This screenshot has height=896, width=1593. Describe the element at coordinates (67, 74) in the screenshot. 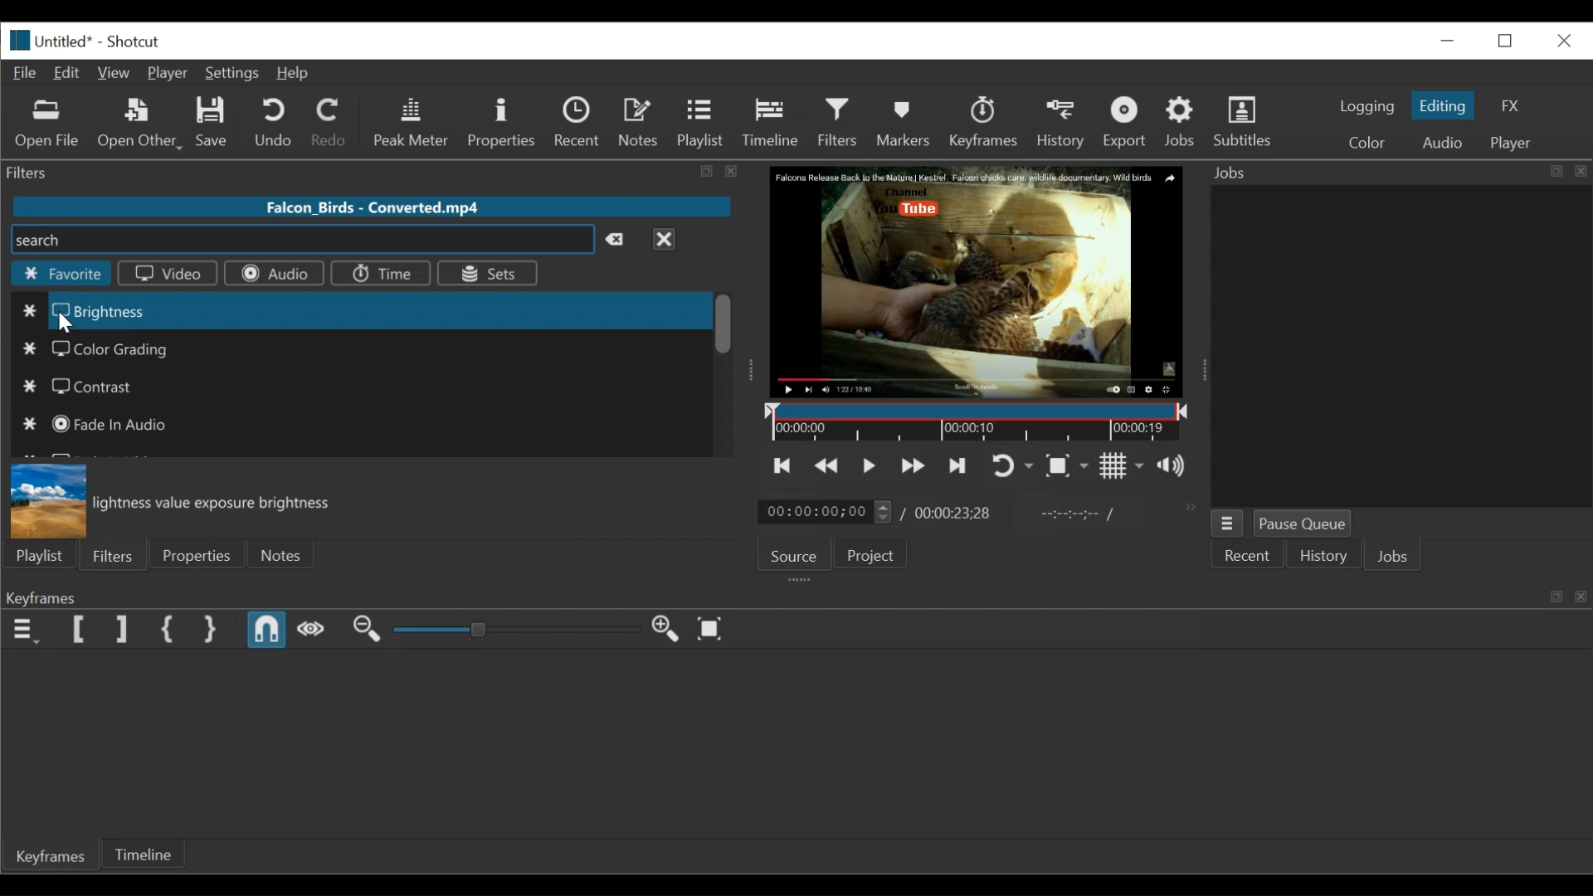

I see `Edit` at that location.